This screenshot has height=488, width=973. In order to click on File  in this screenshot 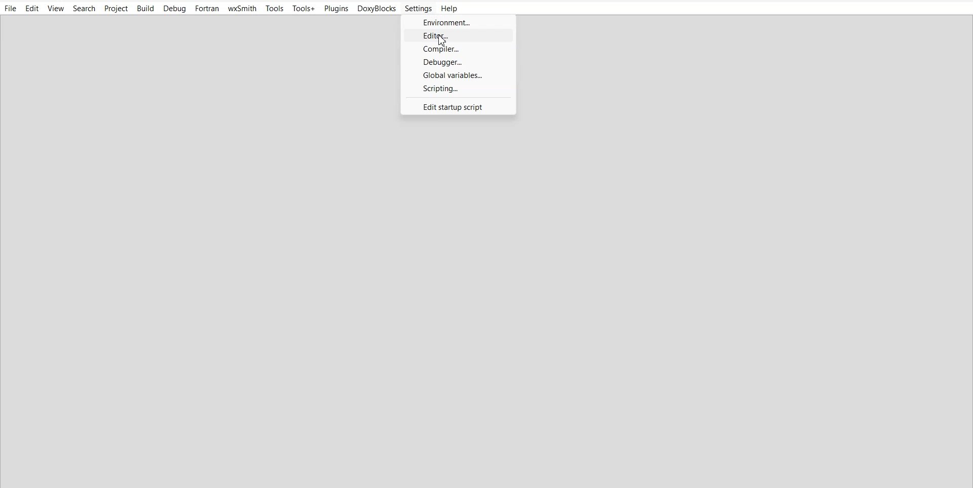, I will do `click(10, 9)`.